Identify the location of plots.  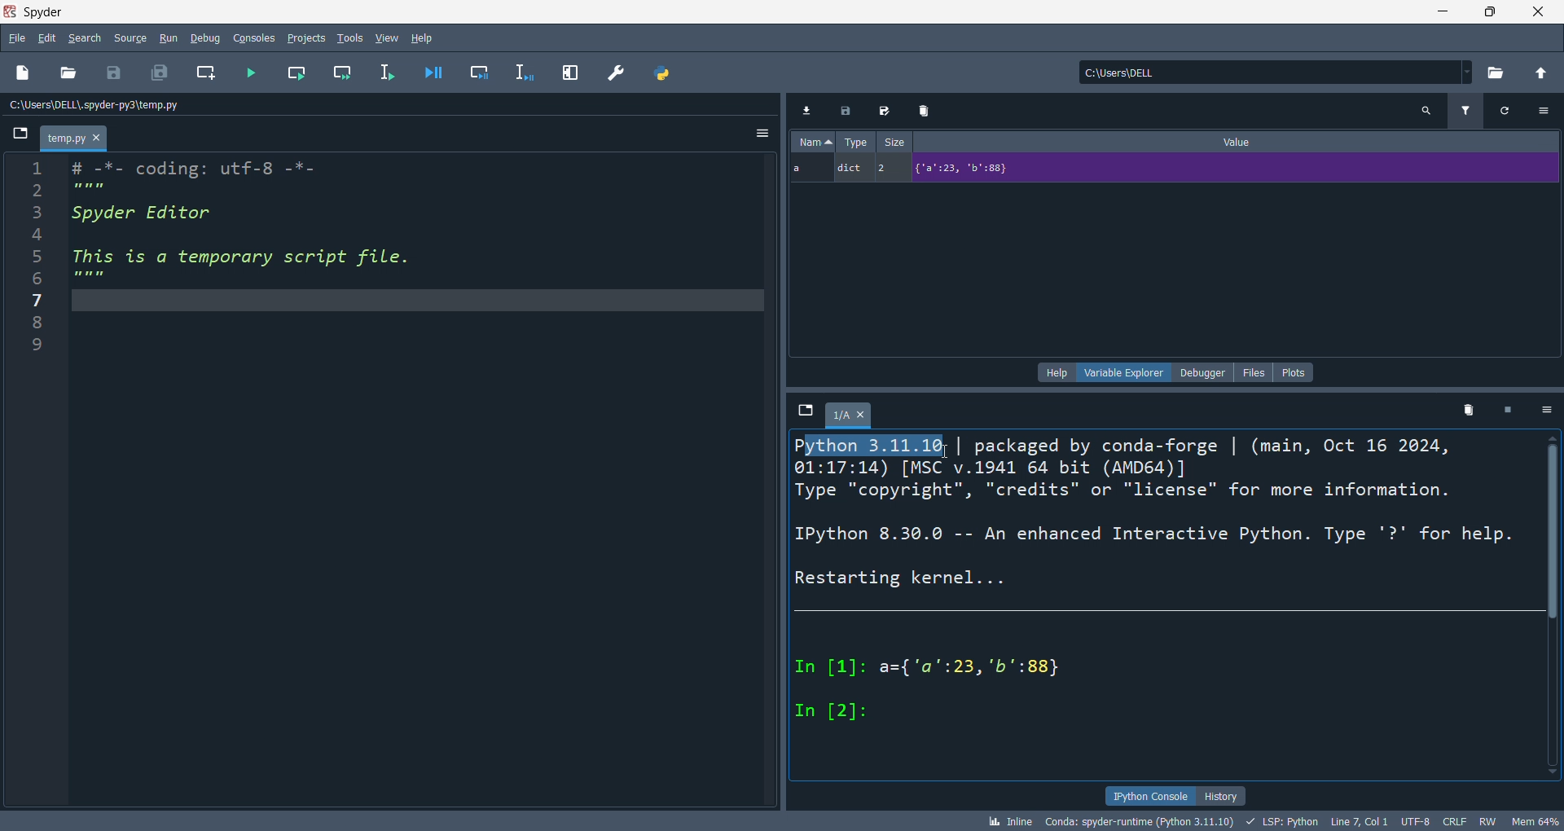
(1295, 372).